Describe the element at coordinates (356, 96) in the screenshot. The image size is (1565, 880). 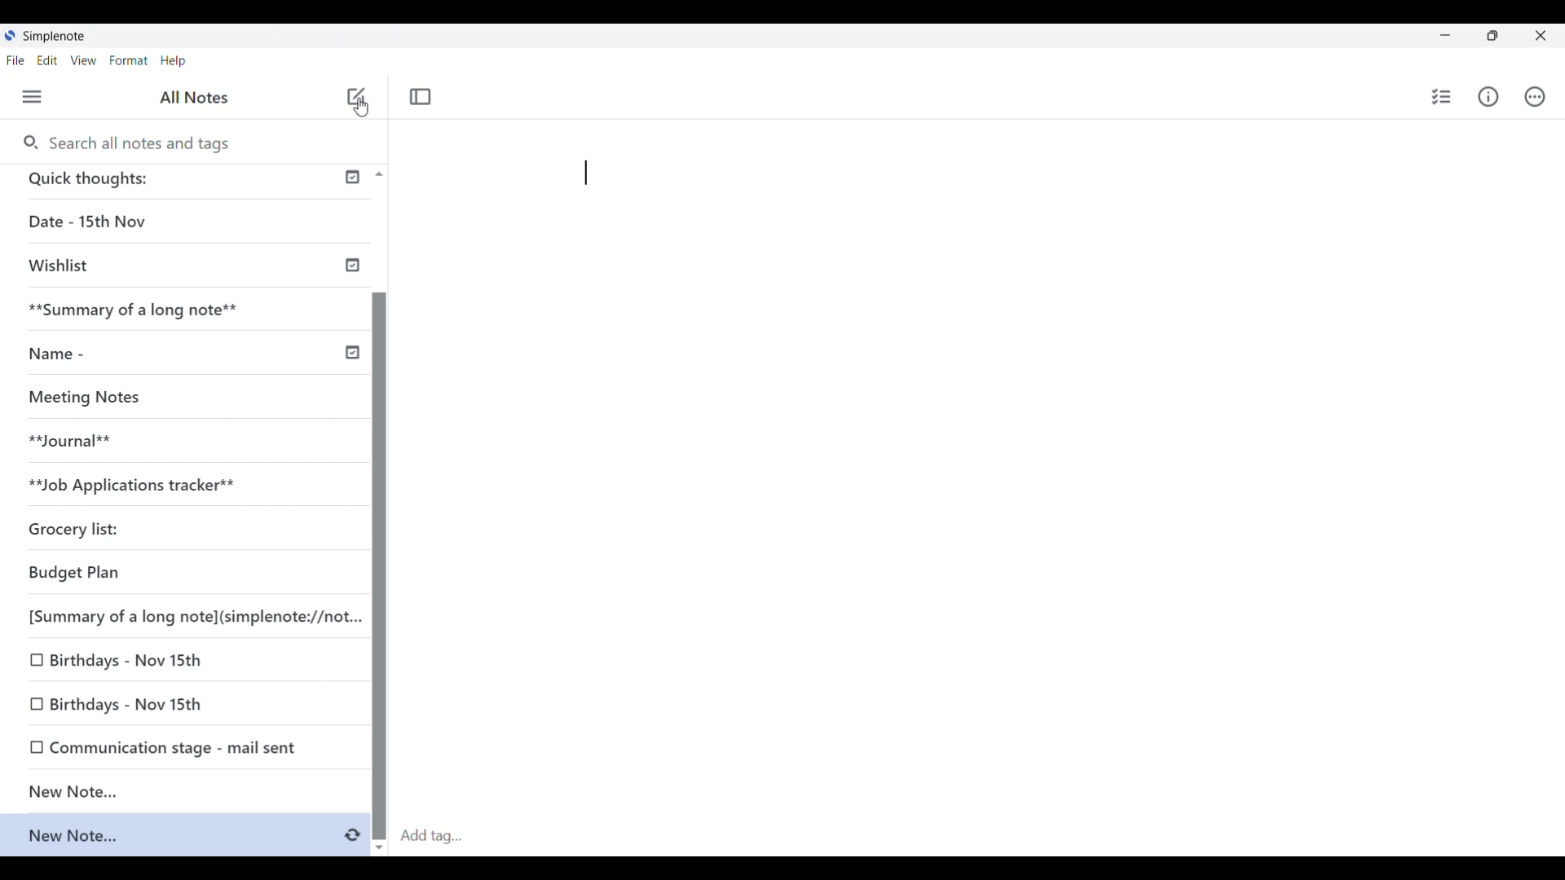
I see `Add new note` at that location.